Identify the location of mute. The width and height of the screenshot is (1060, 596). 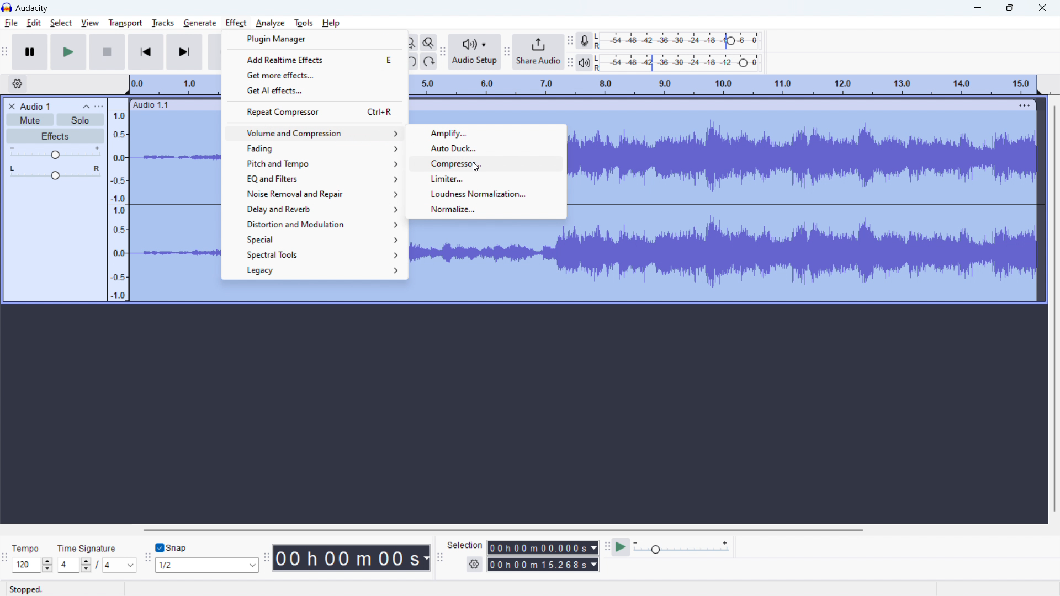
(30, 120).